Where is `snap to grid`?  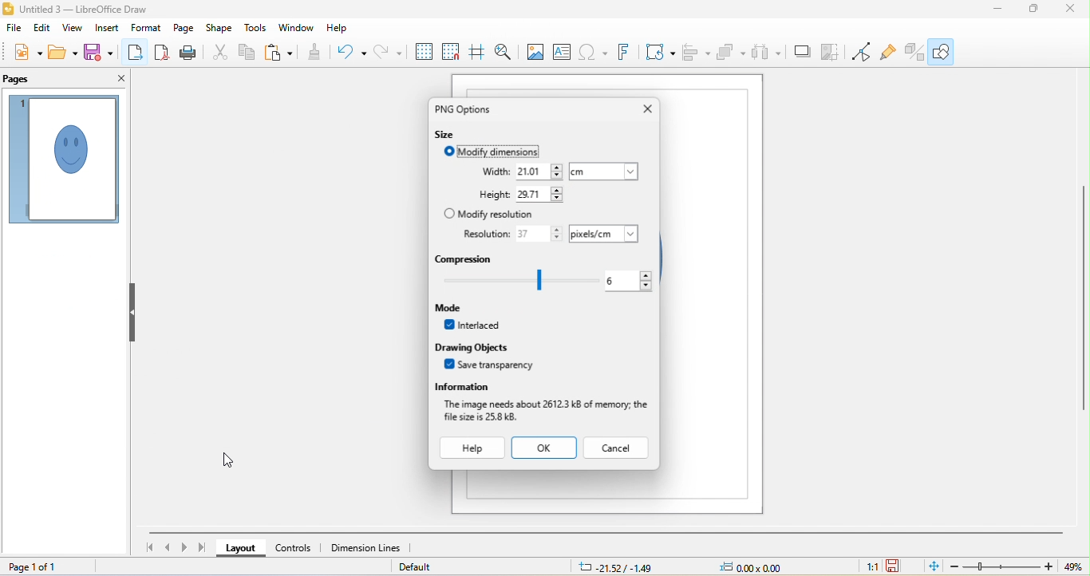
snap to grid is located at coordinates (449, 51).